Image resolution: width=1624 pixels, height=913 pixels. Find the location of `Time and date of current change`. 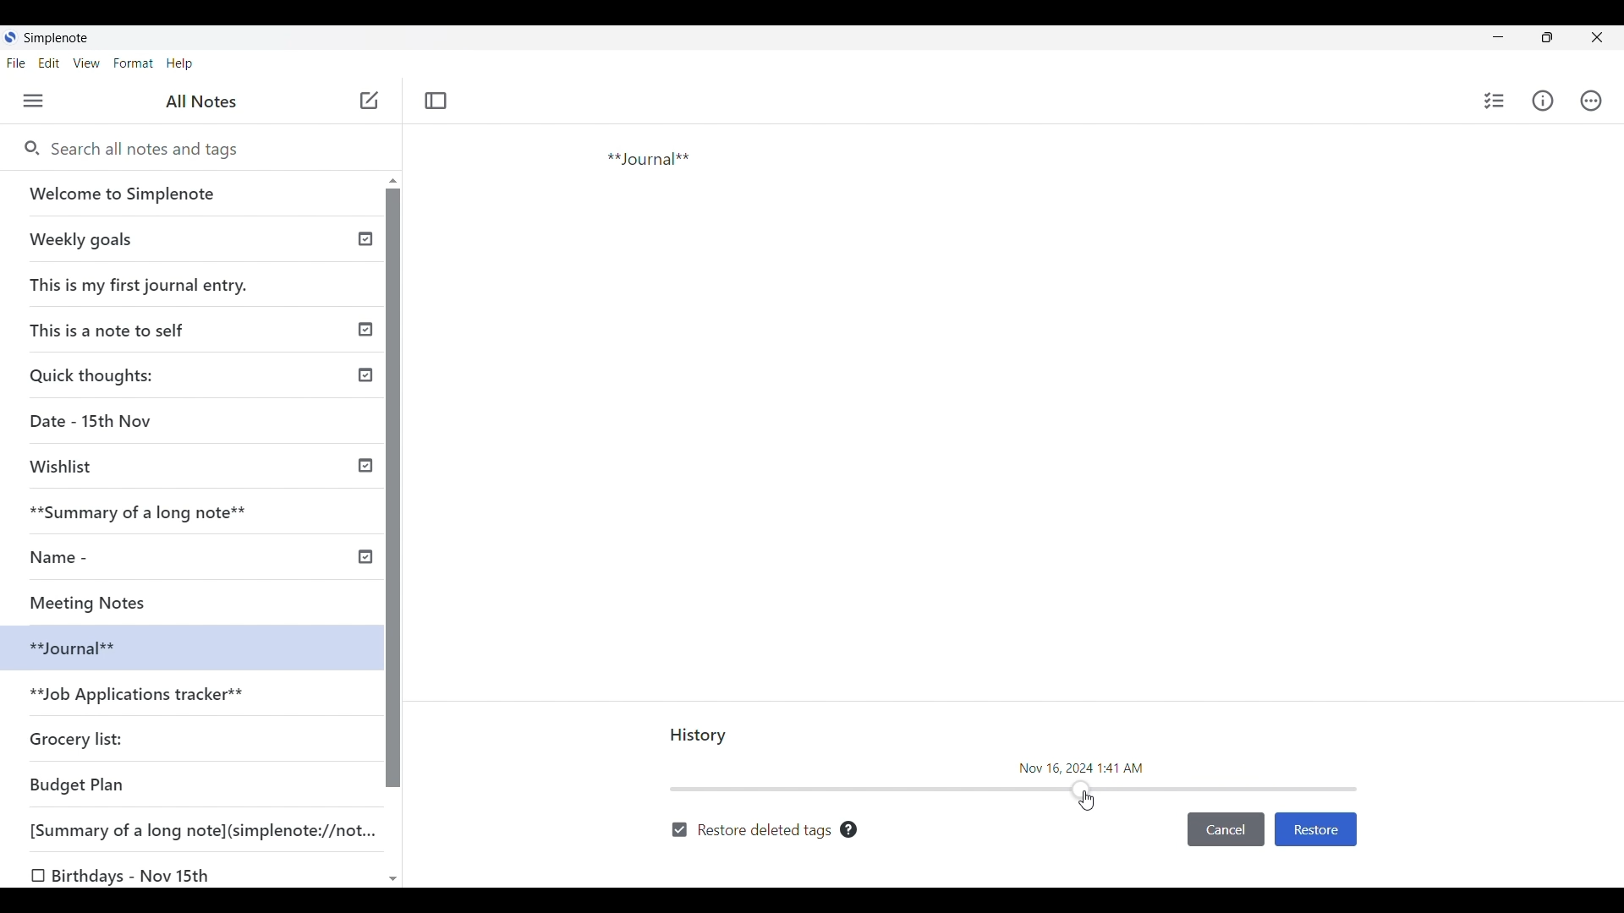

Time and date of current change is located at coordinates (1082, 767).